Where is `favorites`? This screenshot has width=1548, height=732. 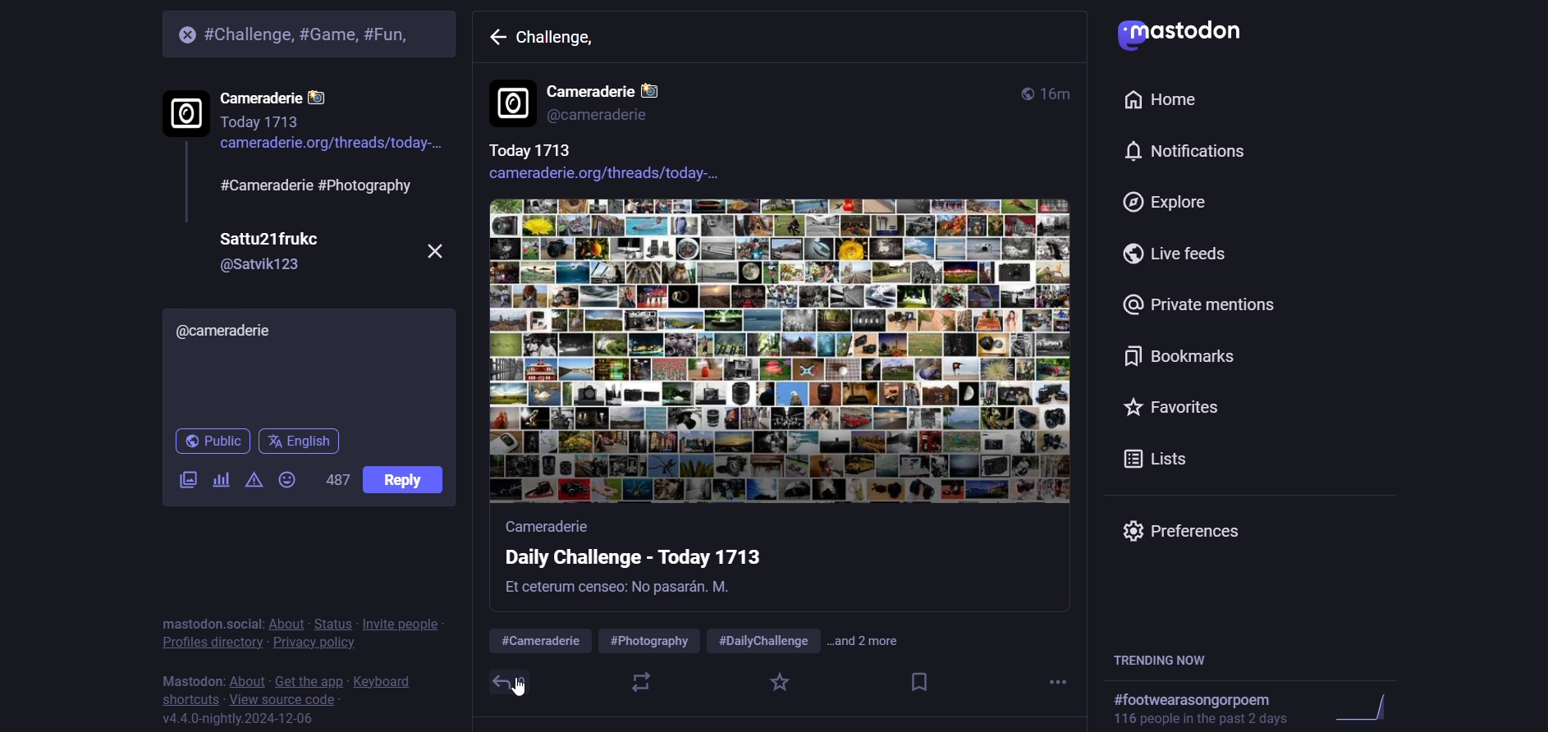 favorites is located at coordinates (1172, 405).